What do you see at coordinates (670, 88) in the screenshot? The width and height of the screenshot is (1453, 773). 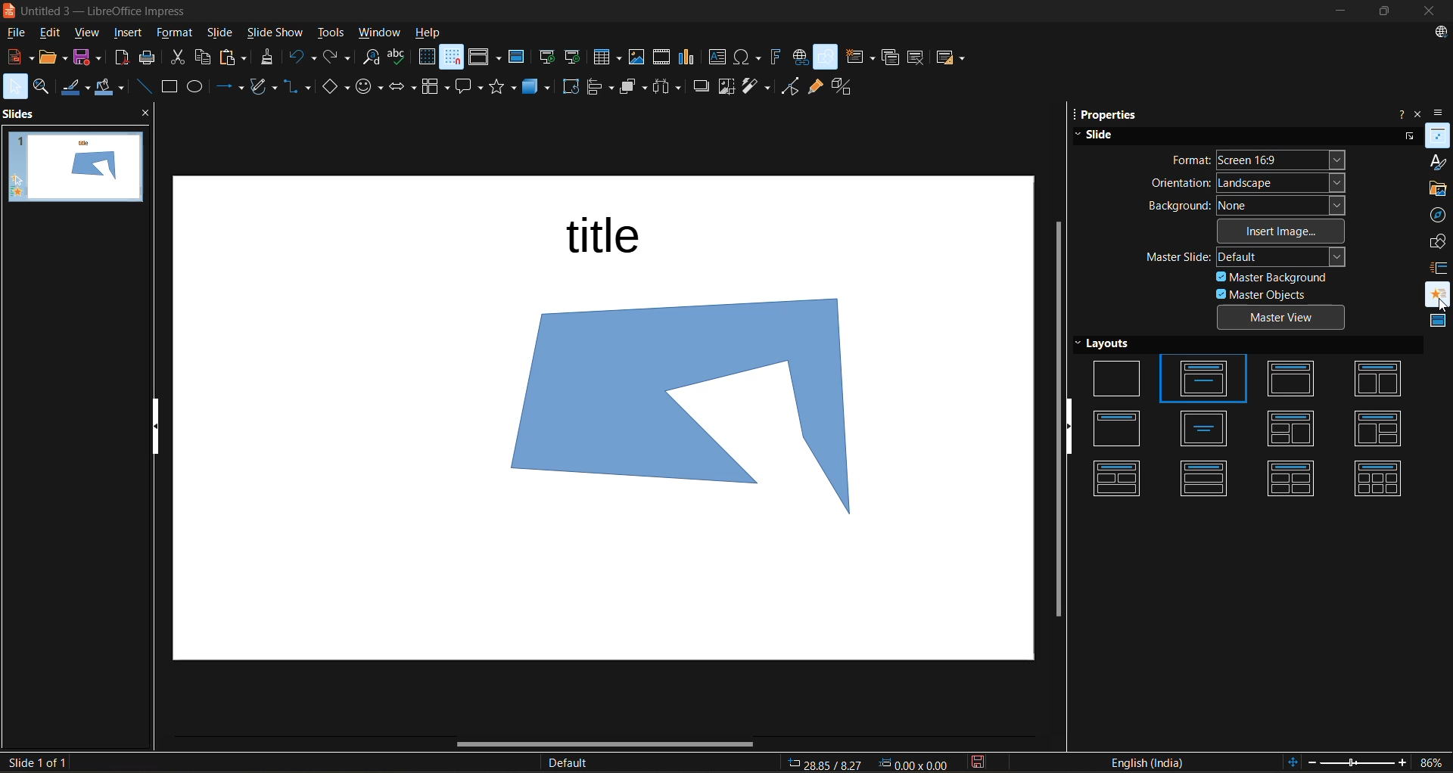 I see `distribute` at bounding box center [670, 88].